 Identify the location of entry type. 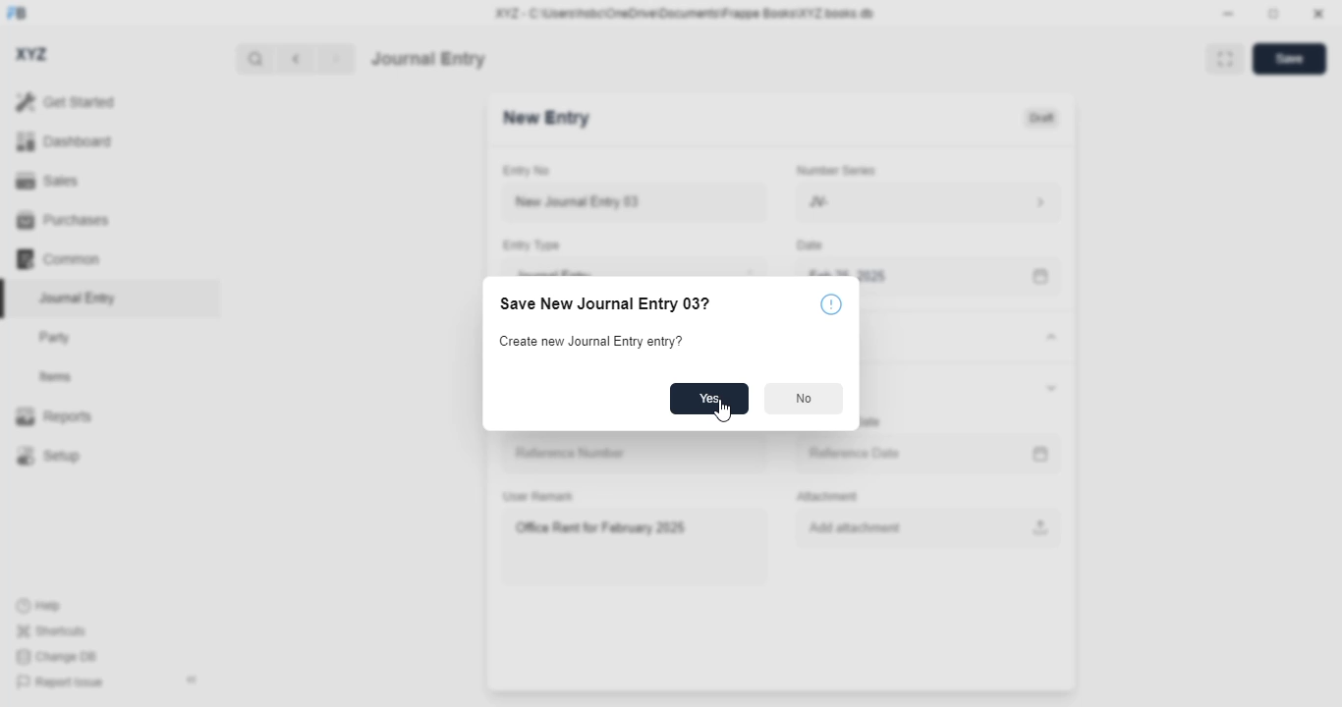
(530, 245).